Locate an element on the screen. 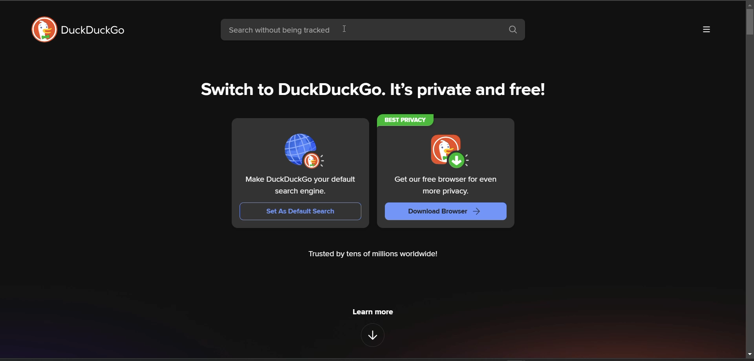 Image resolution: width=754 pixels, height=361 pixels. Cursor is located at coordinates (345, 29).